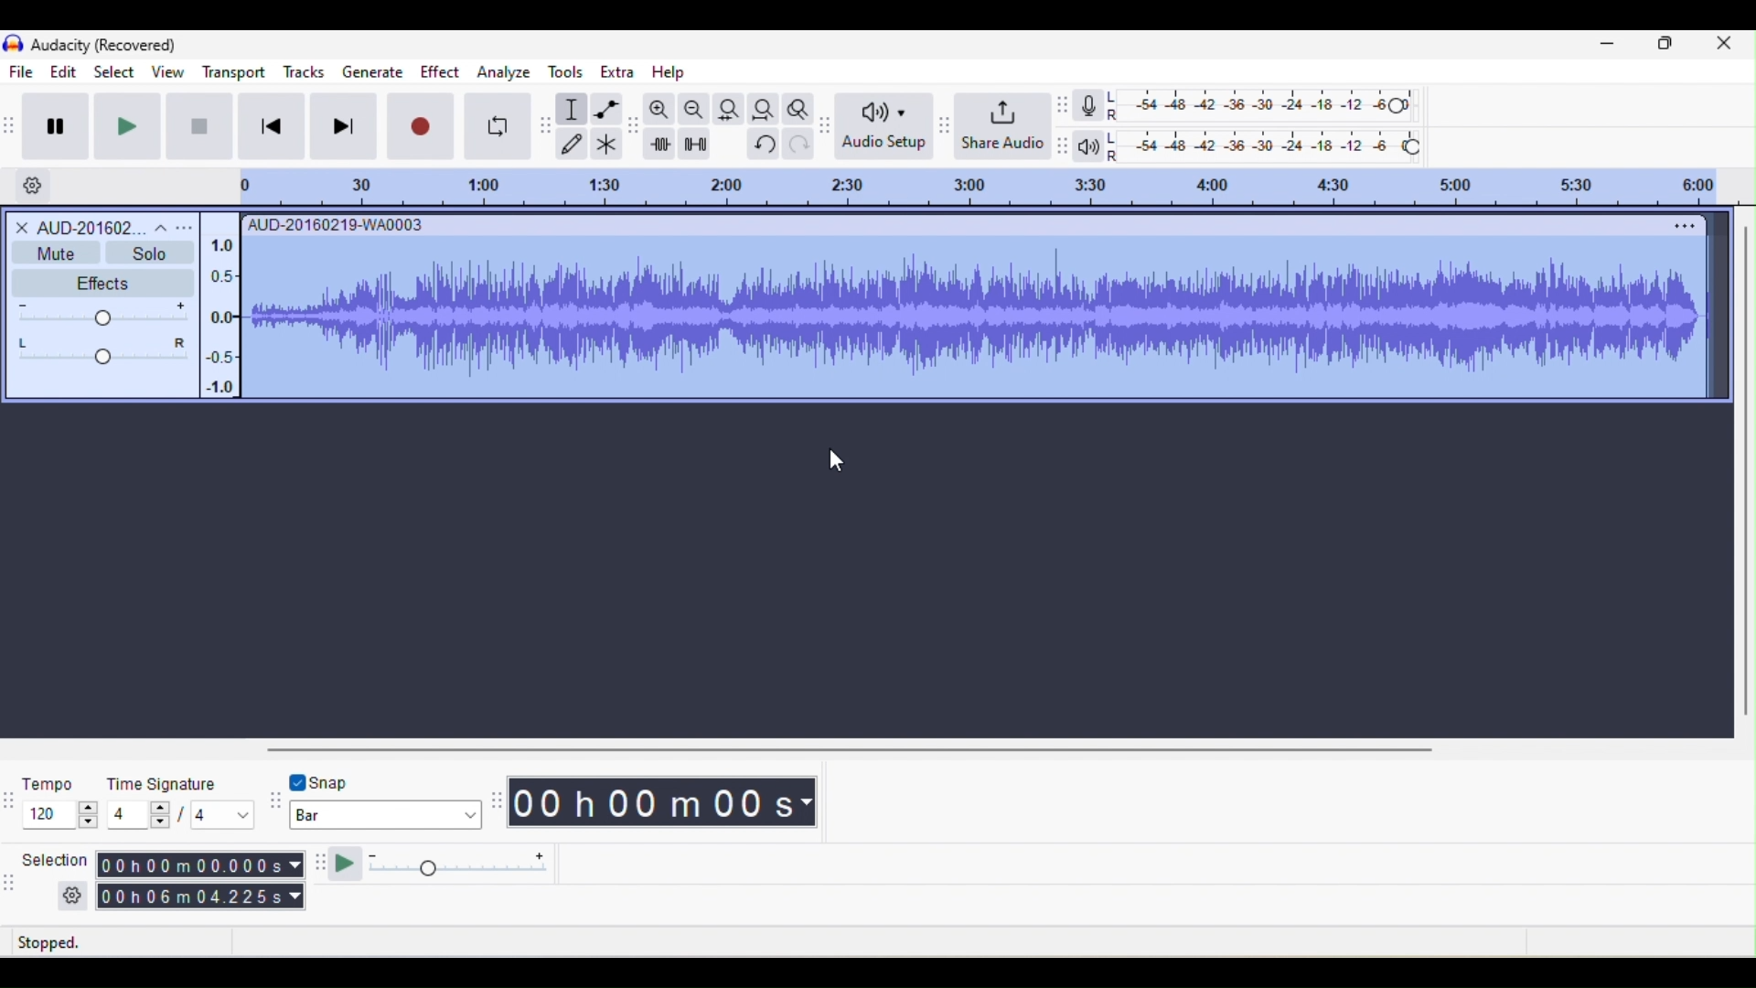 The height and width of the screenshot is (988, 1756). I want to click on audio setup, so click(883, 126).